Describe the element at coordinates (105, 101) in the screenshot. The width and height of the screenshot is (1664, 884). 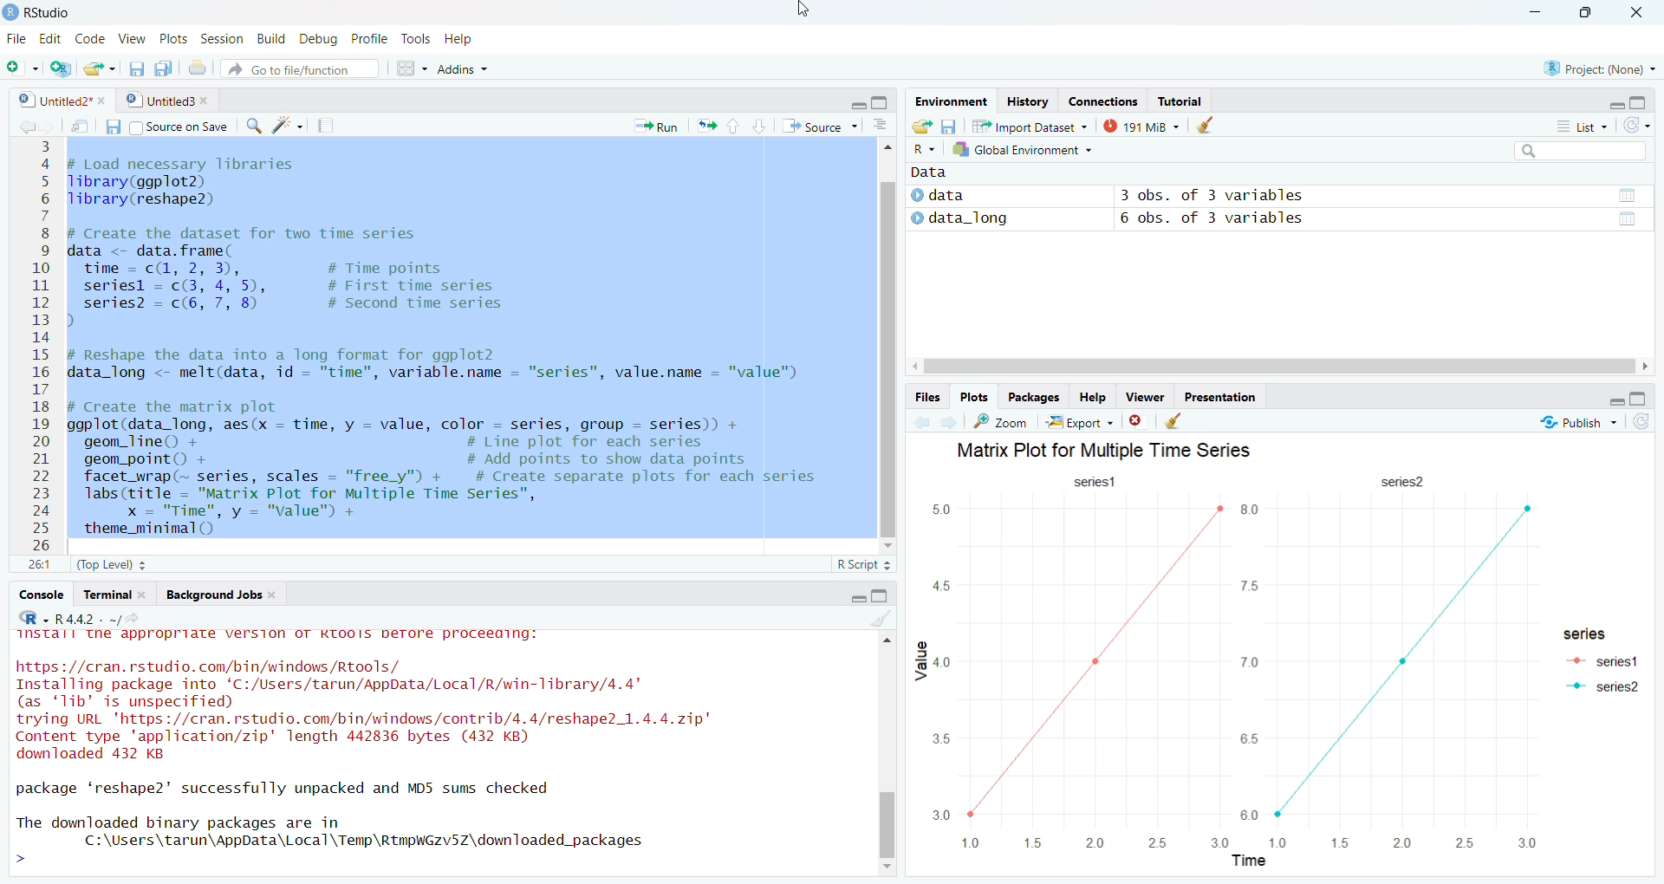
I see `close` at that location.